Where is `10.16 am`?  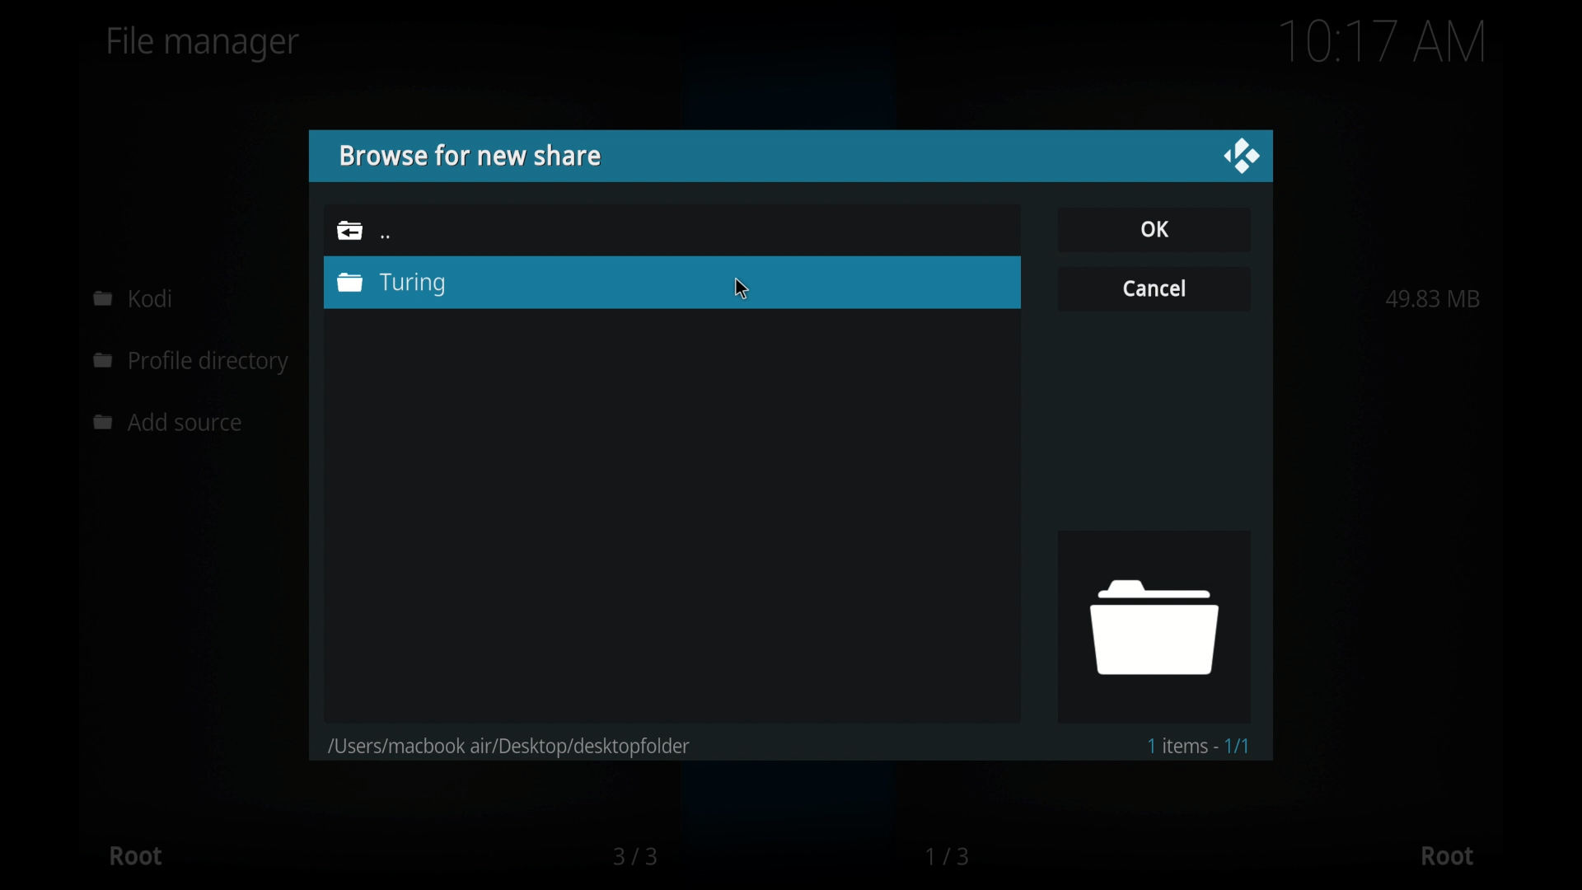 10.16 am is located at coordinates (1383, 41).